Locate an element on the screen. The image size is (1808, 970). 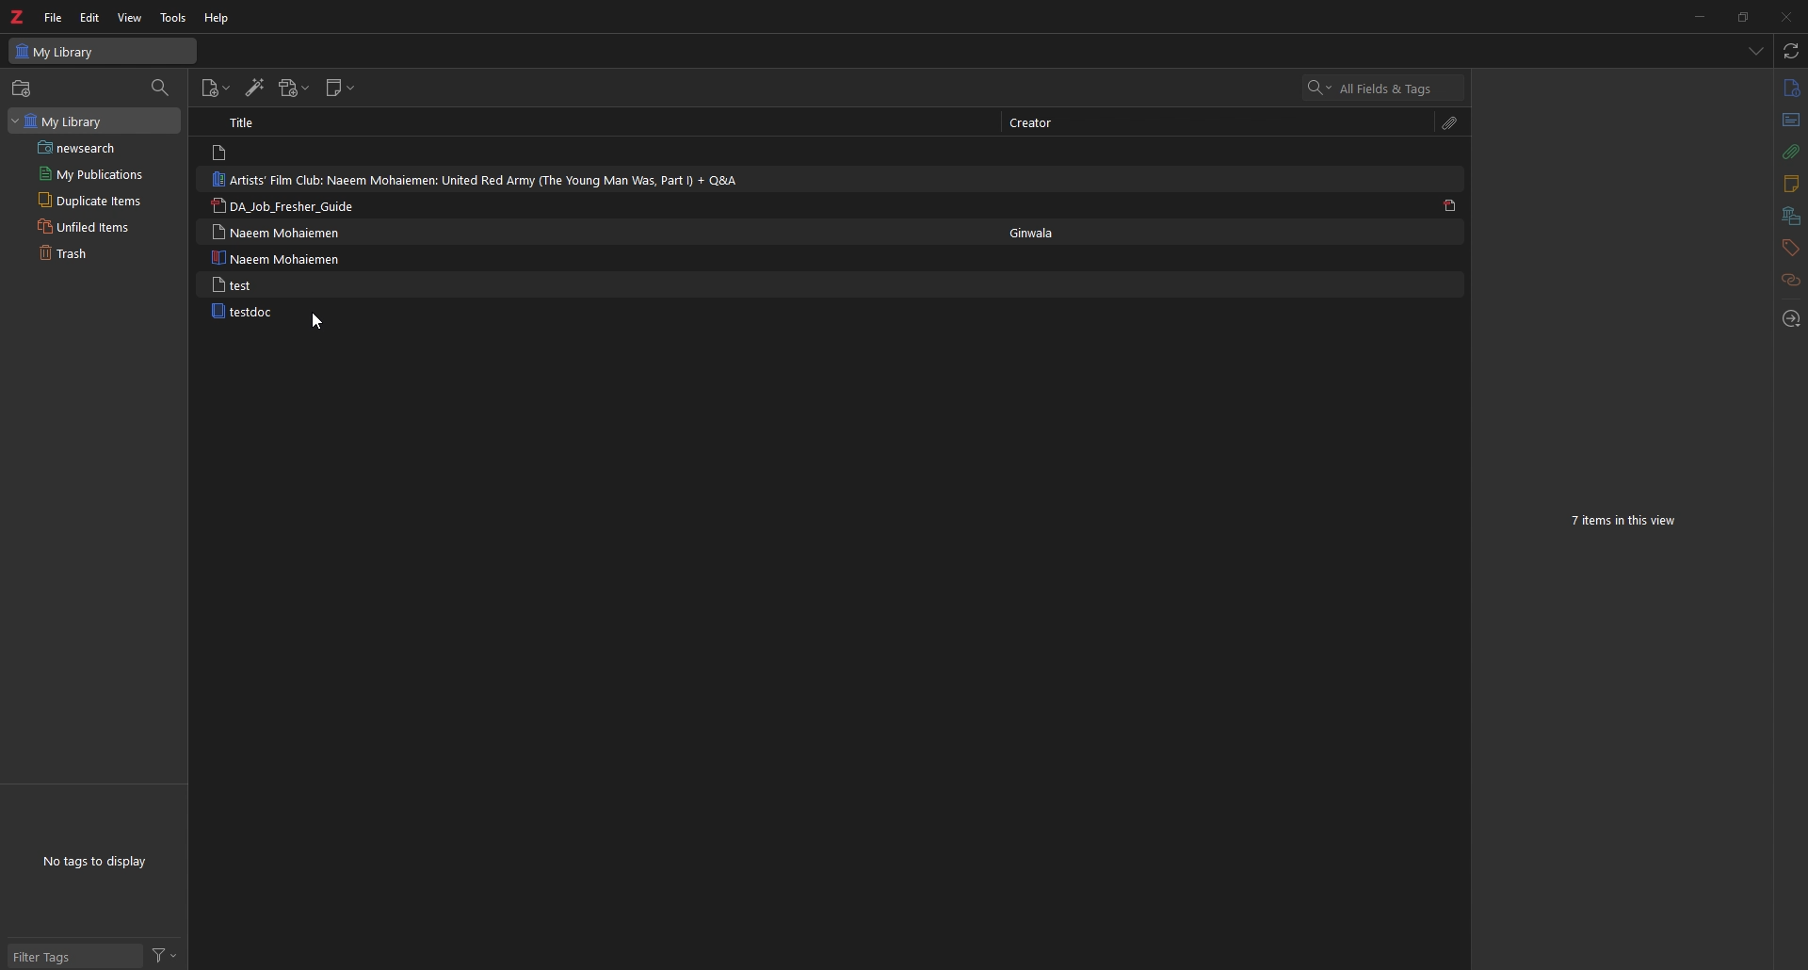
attachment is located at coordinates (1450, 124).